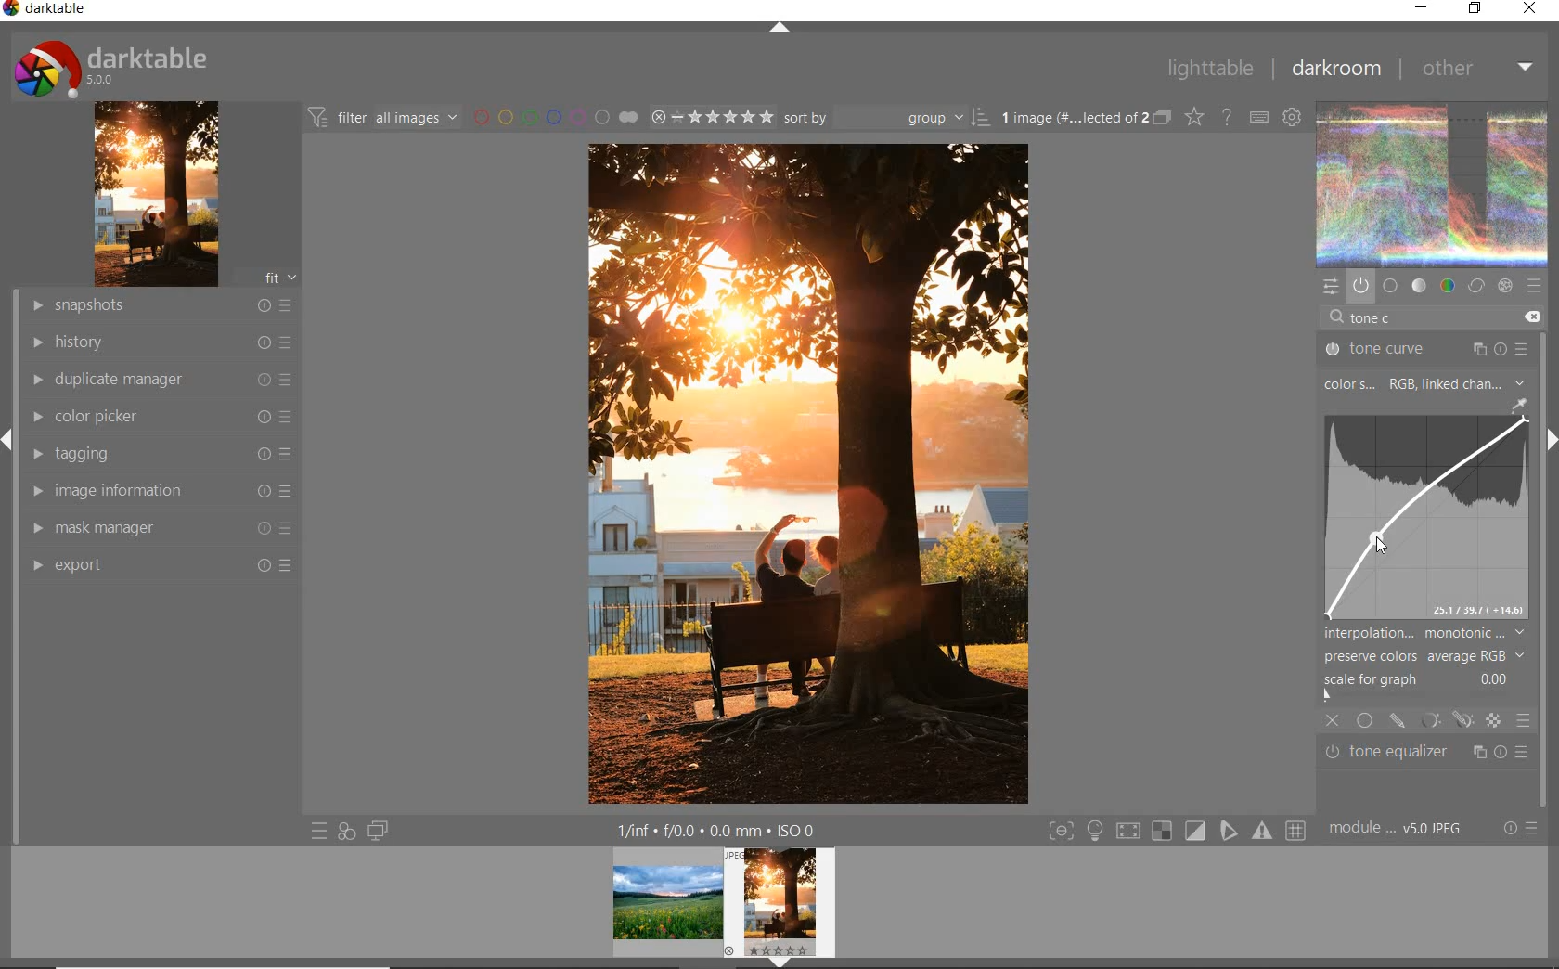 Image resolution: width=1559 pixels, height=969 pixels. Describe the element at coordinates (1423, 523) in the screenshot. I see `image` at that location.